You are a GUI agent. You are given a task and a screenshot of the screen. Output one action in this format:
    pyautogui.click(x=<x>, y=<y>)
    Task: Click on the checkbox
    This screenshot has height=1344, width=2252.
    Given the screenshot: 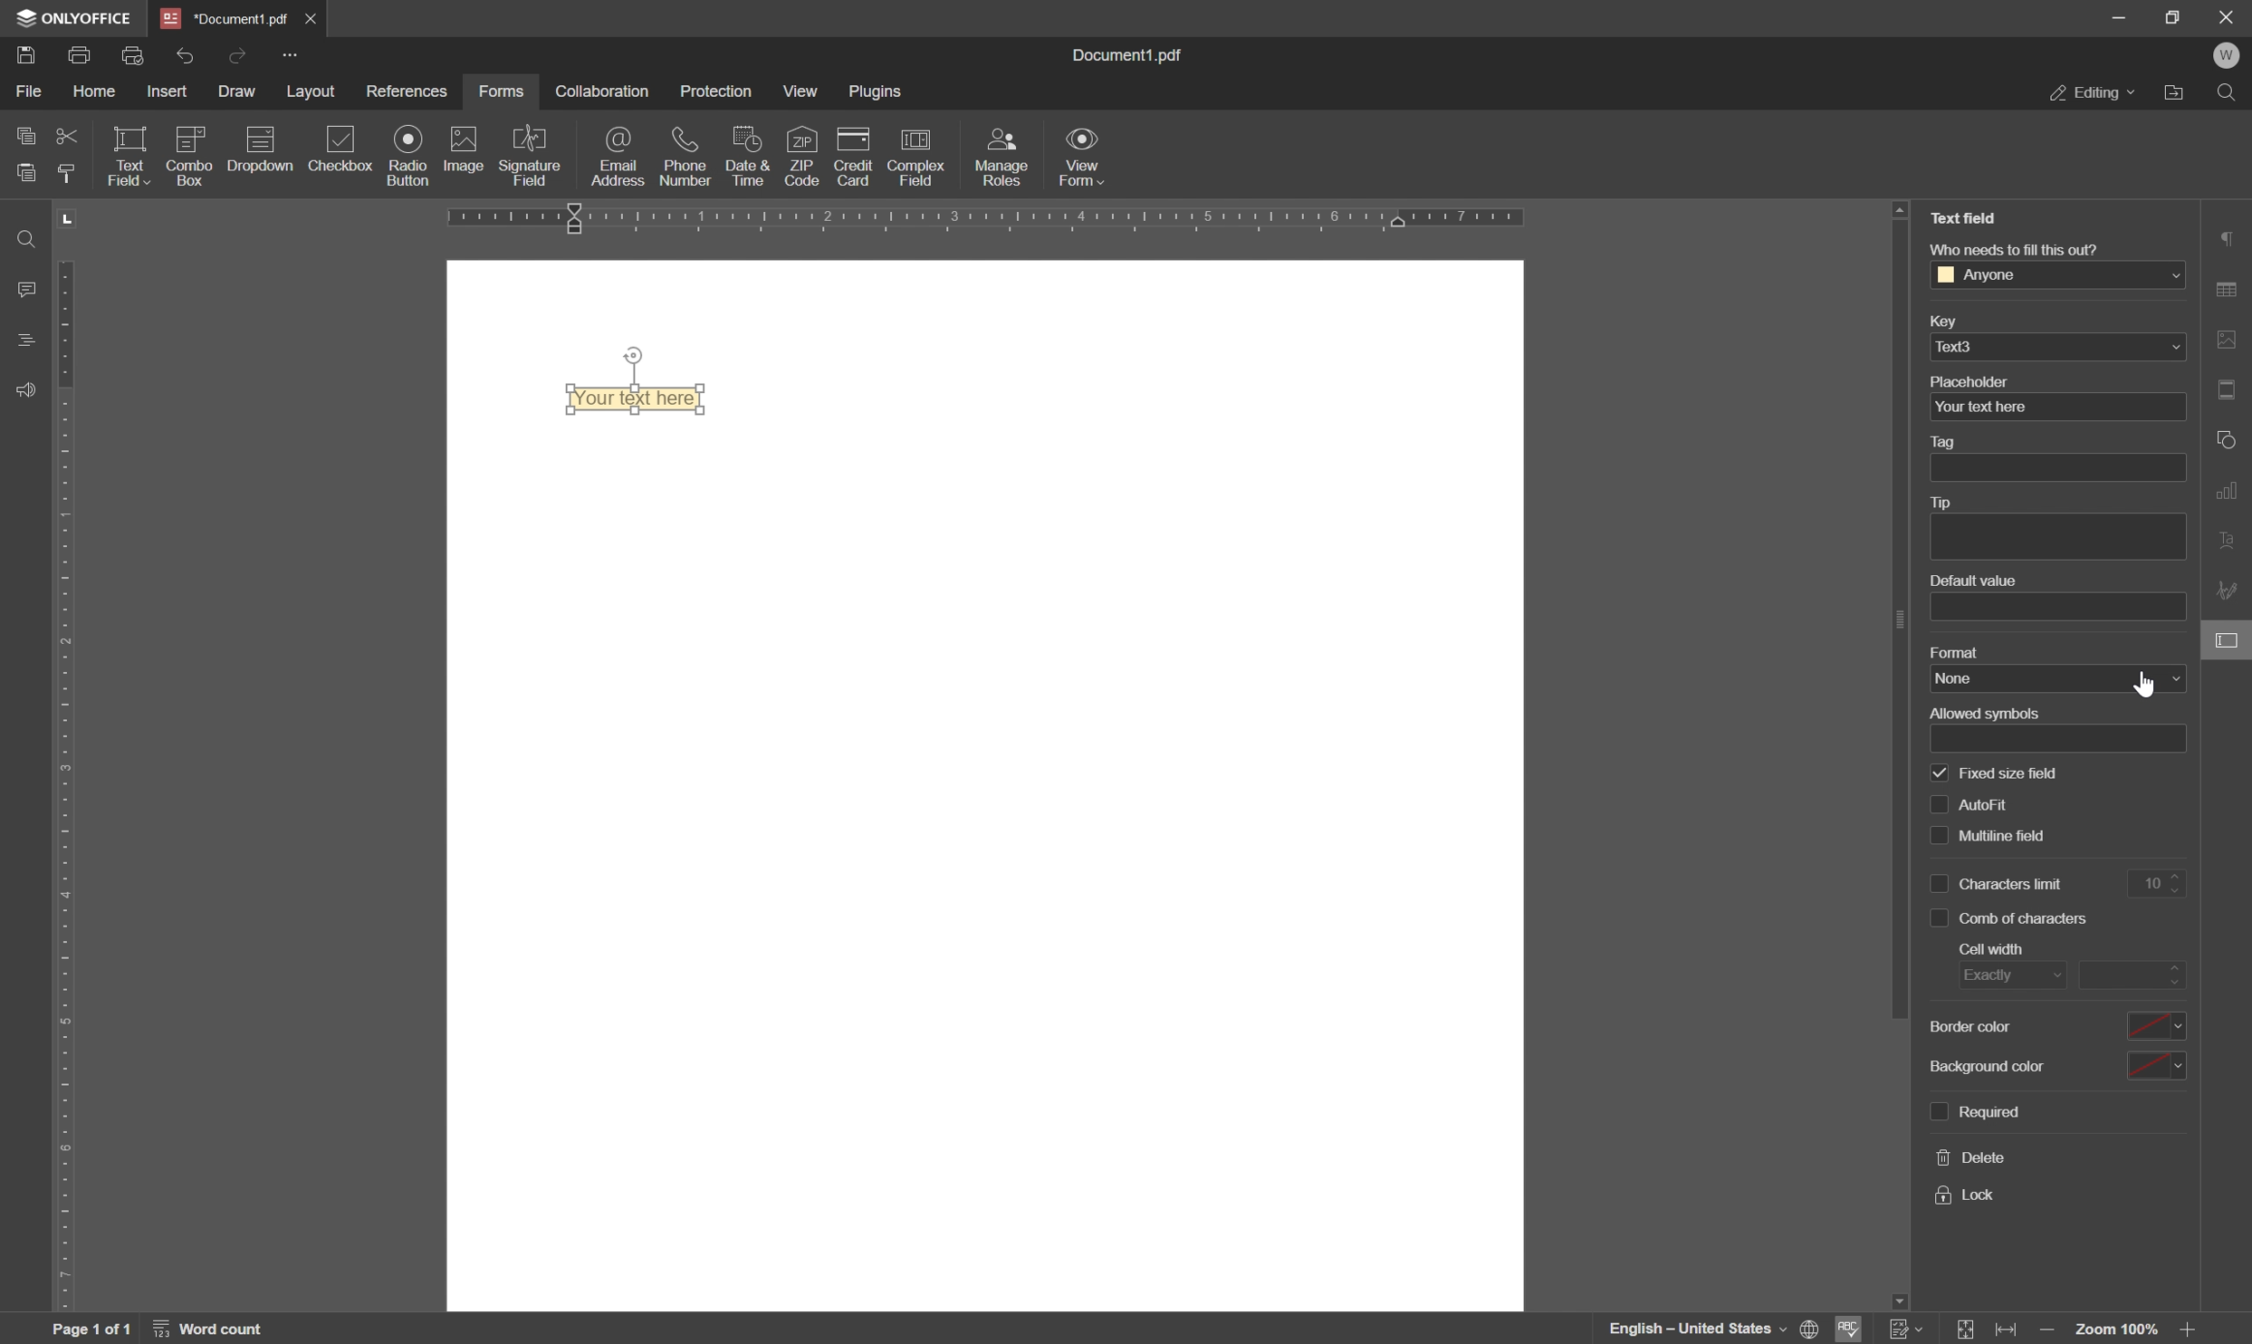 What is the action you would take?
    pyautogui.click(x=1938, y=883)
    